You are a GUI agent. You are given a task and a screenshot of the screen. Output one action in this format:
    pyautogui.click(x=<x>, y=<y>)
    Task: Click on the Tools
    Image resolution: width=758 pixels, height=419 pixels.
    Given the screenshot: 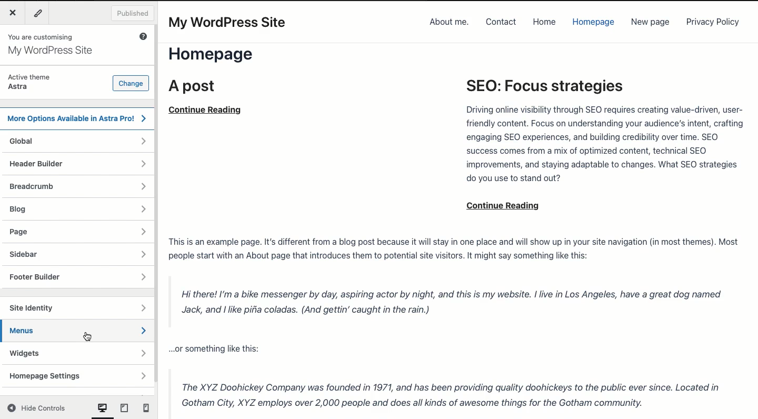 What is the action you would take?
    pyautogui.click(x=39, y=14)
    